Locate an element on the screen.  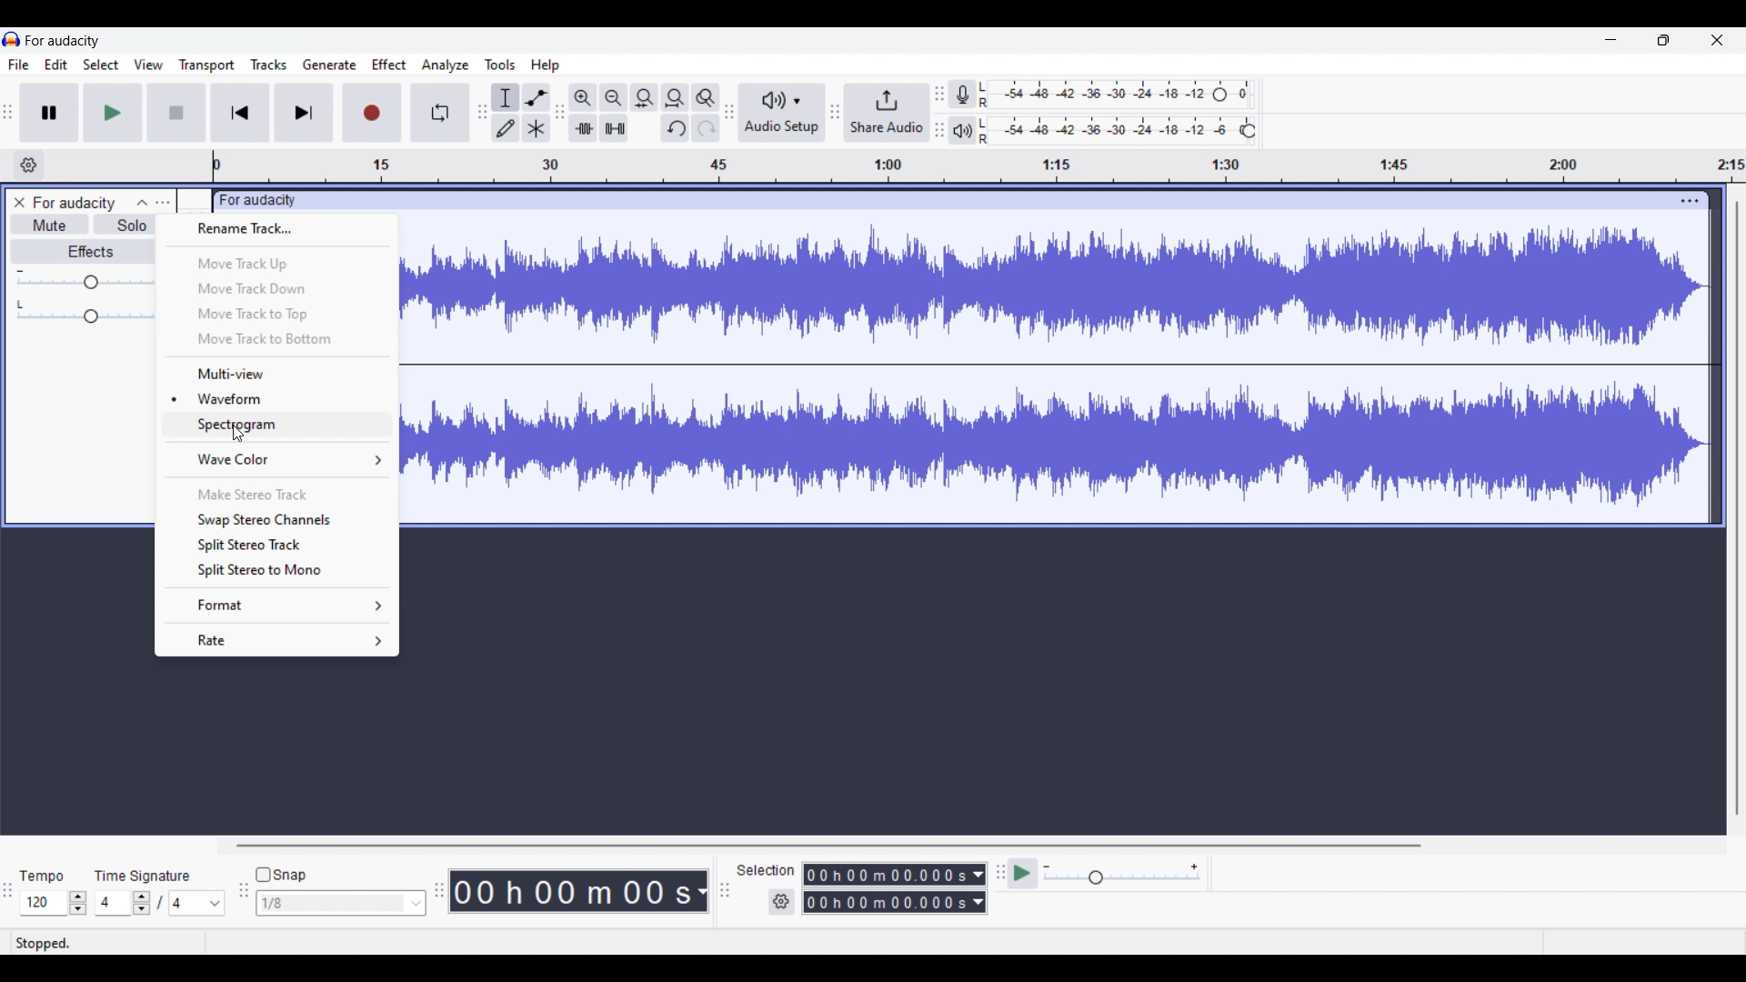
Enable looping is located at coordinates (440, 113).